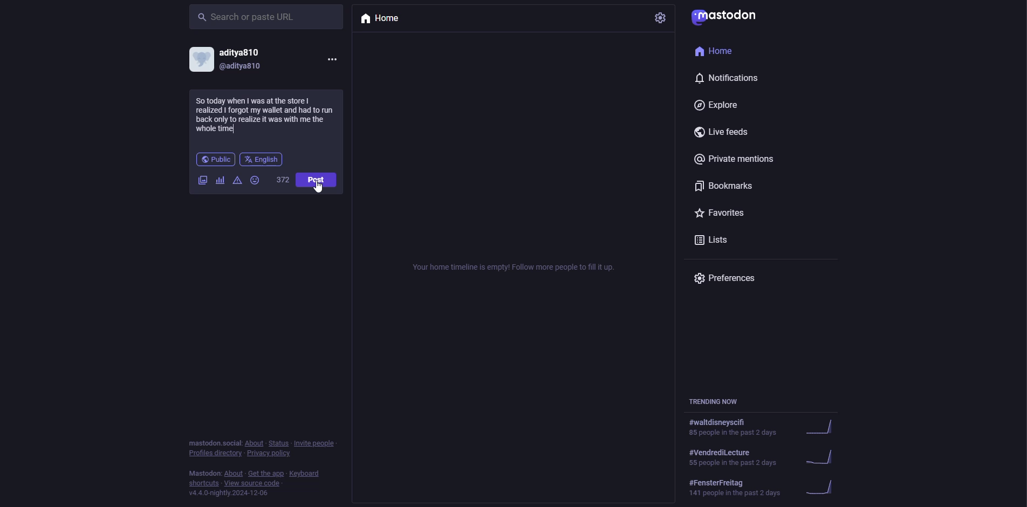  I want to click on trending now, so click(765, 457).